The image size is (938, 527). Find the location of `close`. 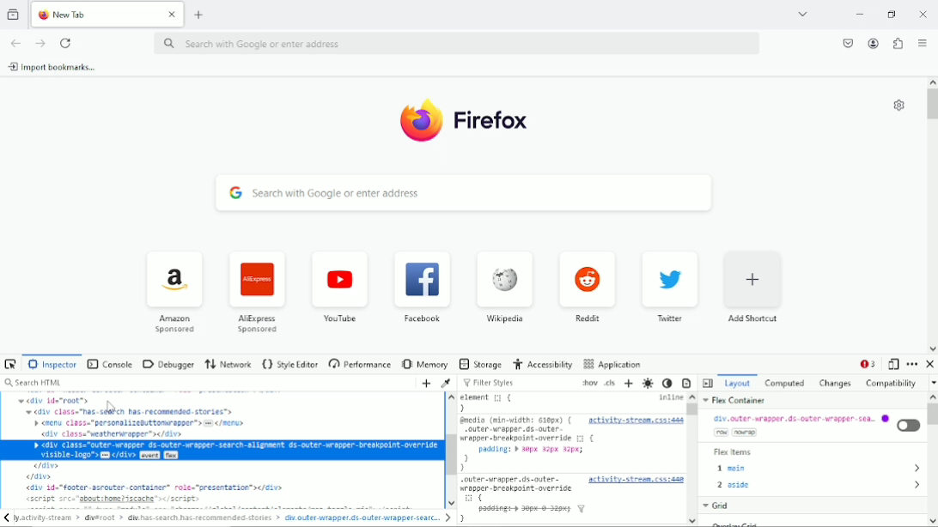

close is located at coordinates (921, 14).